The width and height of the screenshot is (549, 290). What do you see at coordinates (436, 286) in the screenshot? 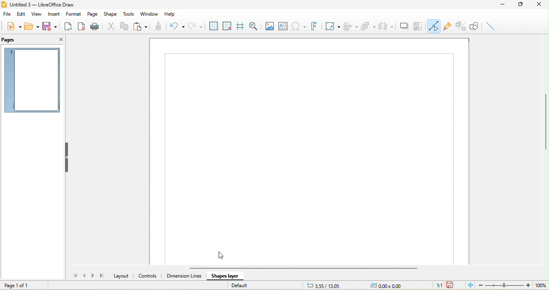
I see `1:1` at bounding box center [436, 286].